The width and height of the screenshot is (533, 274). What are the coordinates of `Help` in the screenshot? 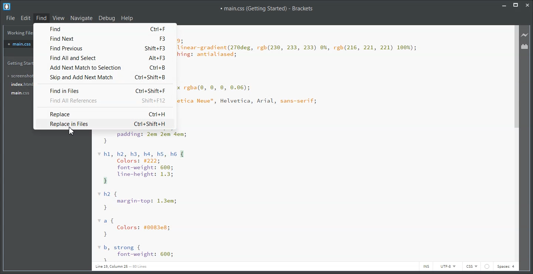 It's located at (127, 18).